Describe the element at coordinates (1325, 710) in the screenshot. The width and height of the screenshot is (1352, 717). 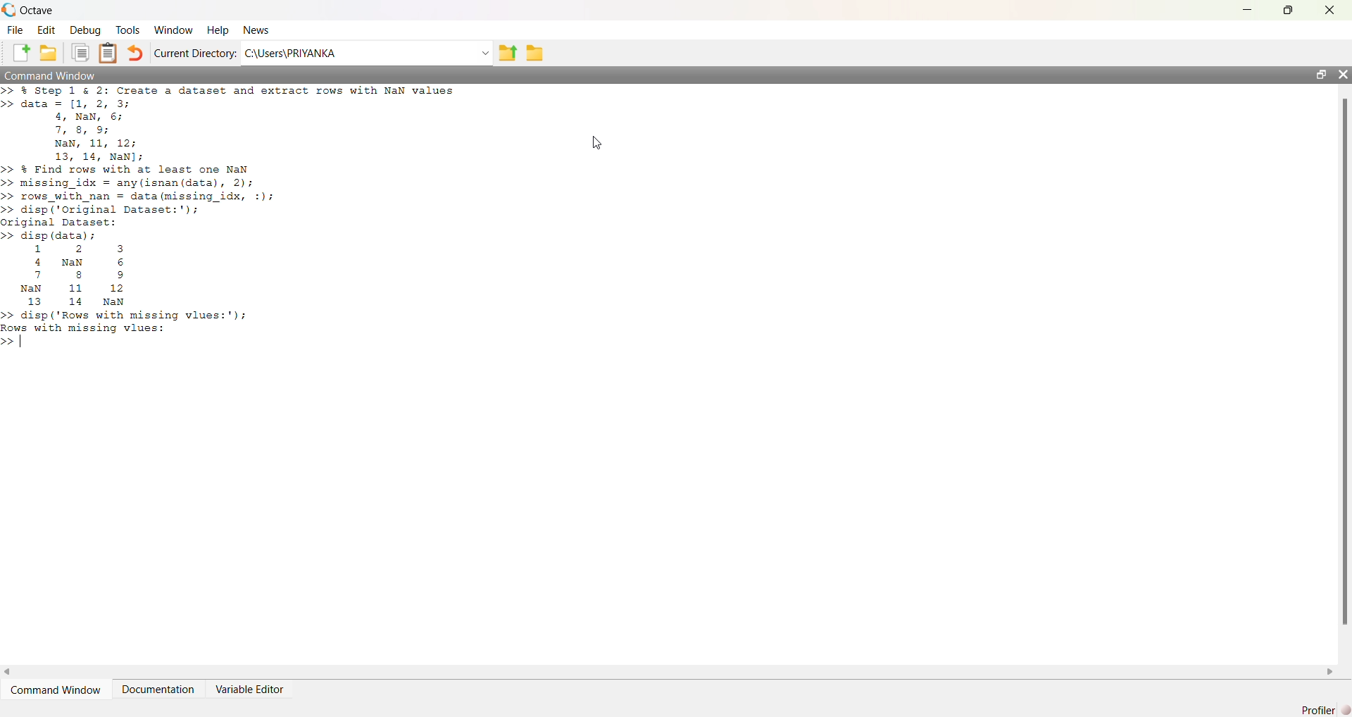
I see `Profiler` at that location.